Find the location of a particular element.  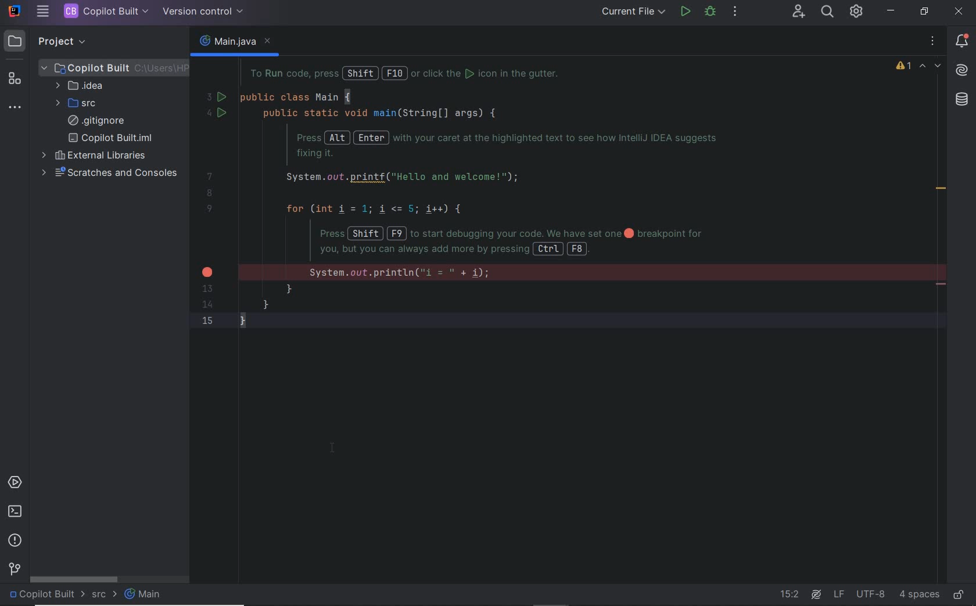

external libraries is located at coordinates (96, 156).